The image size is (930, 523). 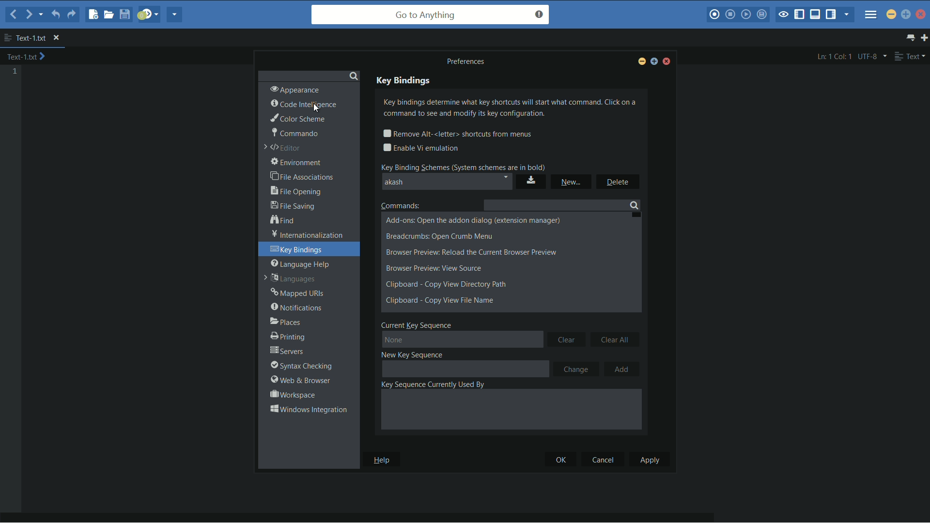 I want to click on akash, so click(x=447, y=182).